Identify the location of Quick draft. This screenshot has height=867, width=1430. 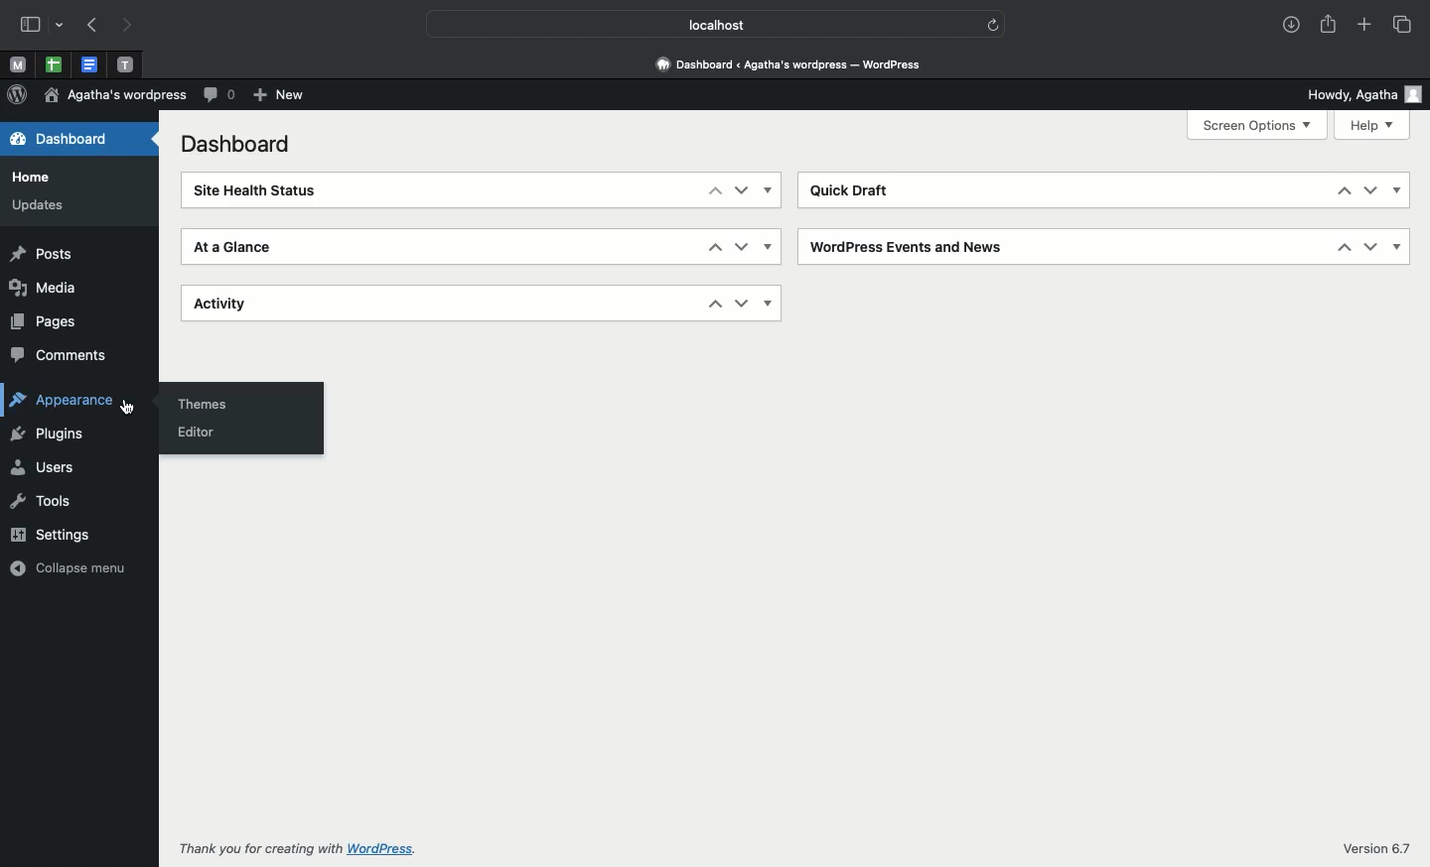
(850, 189).